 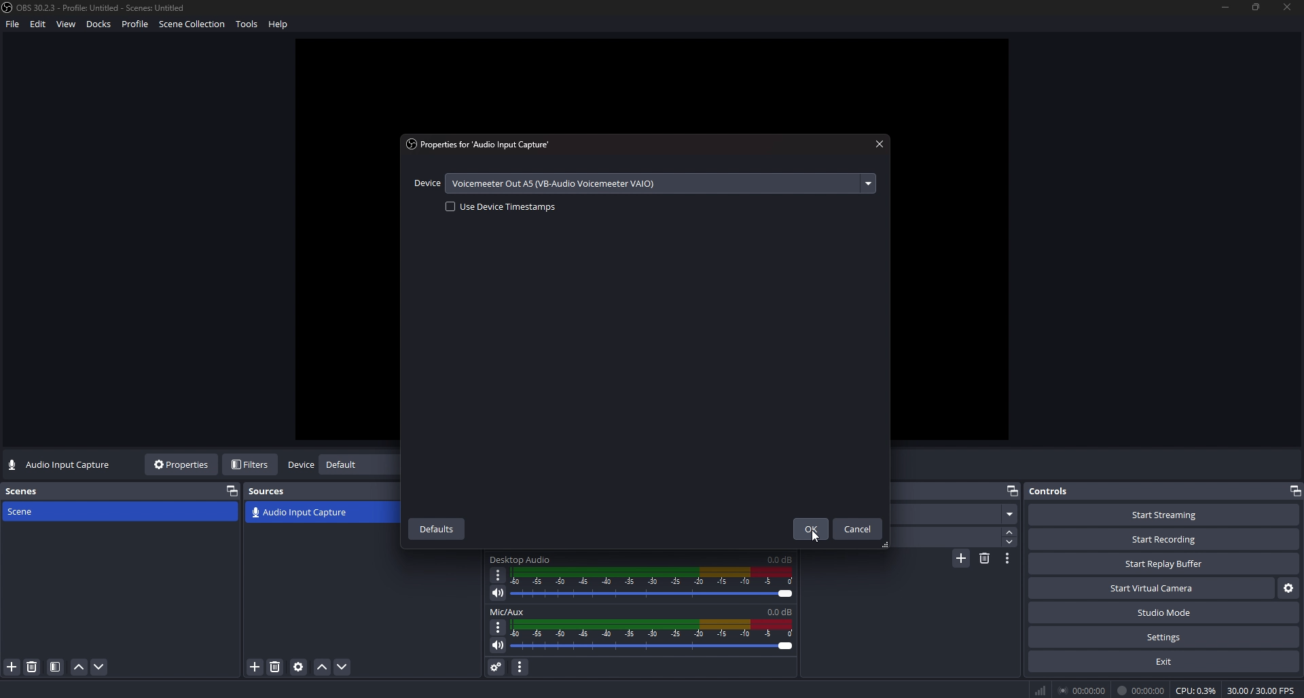 I want to click on help, so click(x=281, y=26).